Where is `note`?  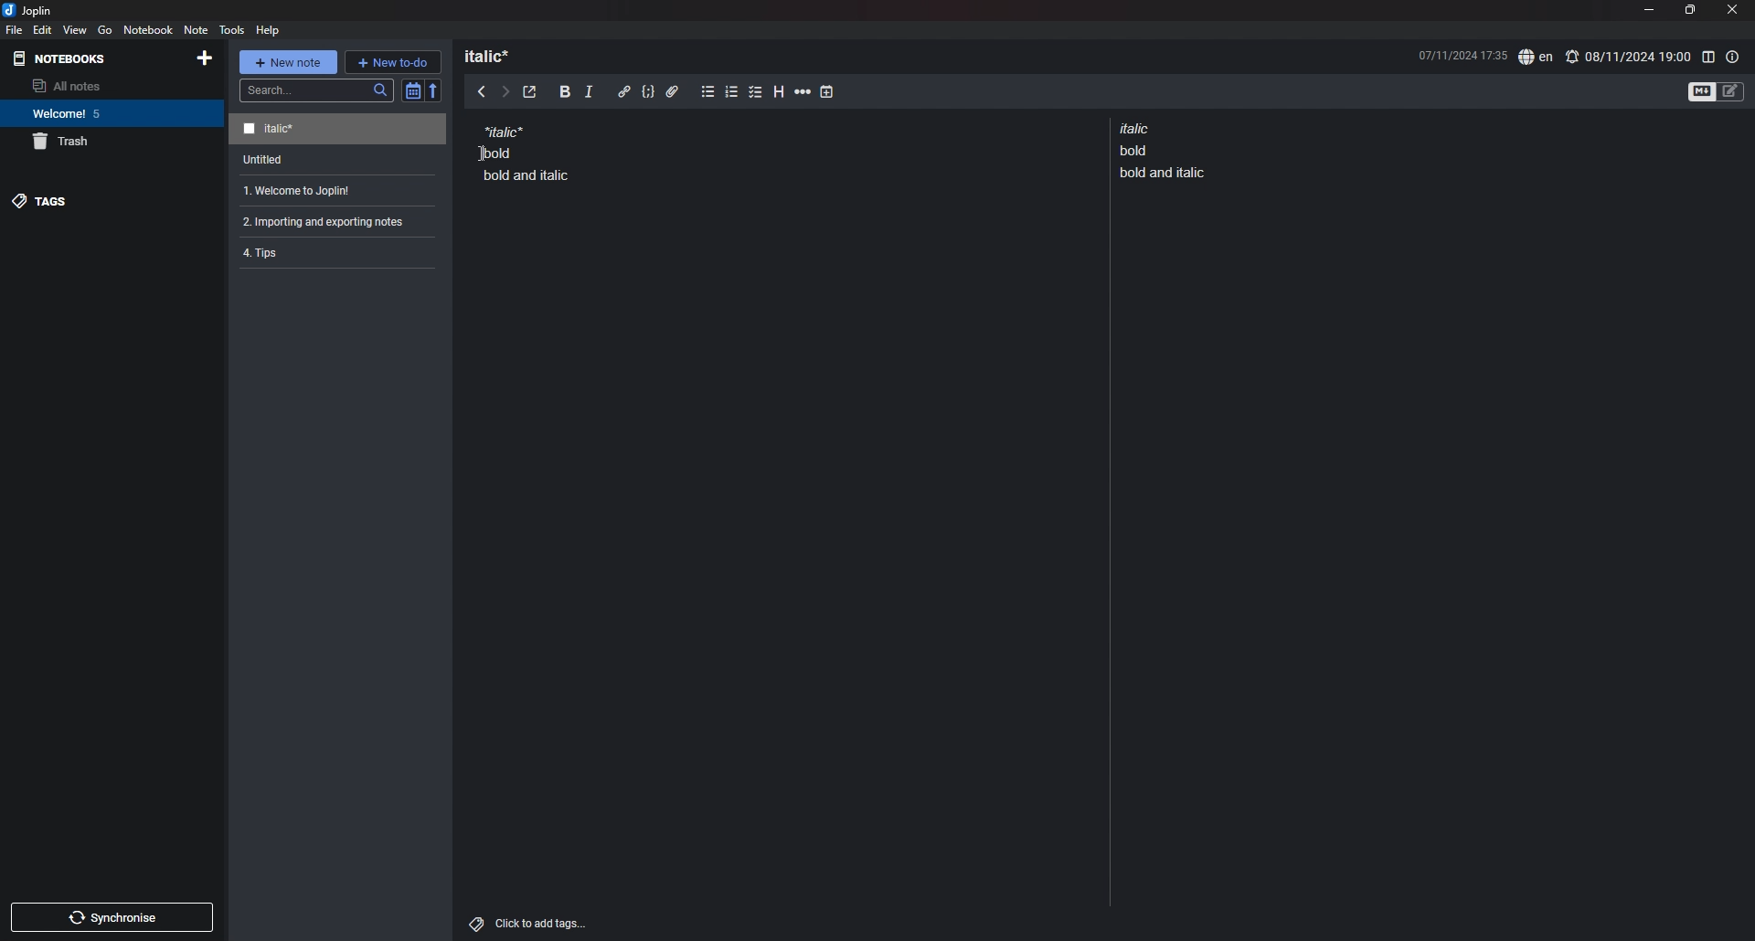
note is located at coordinates (340, 160).